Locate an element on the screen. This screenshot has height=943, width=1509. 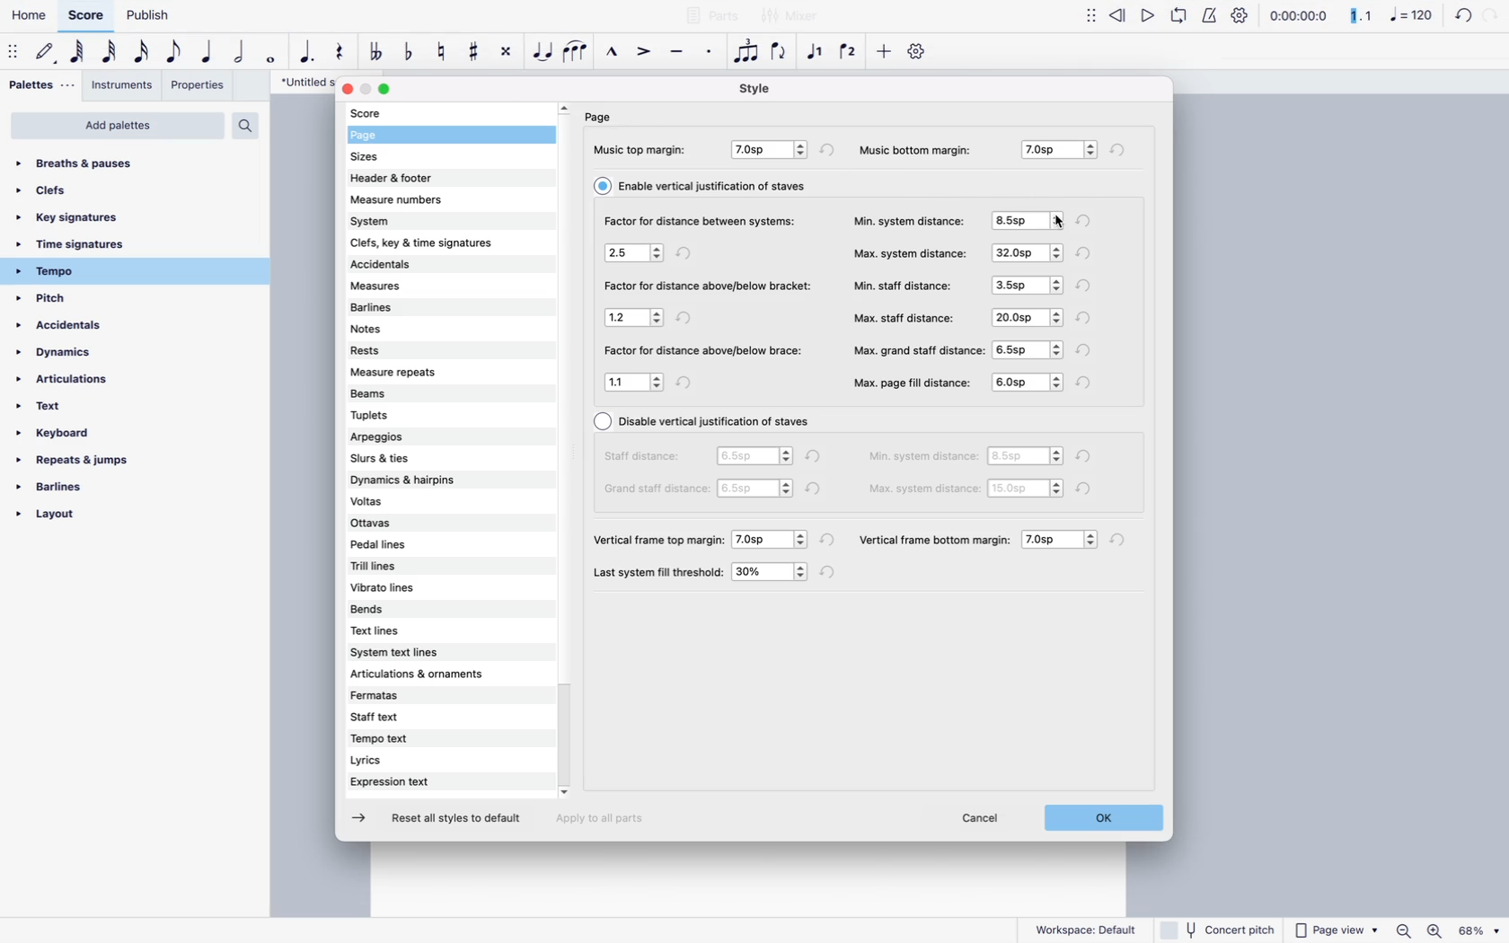
ottavas is located at coordinates (402, 524).